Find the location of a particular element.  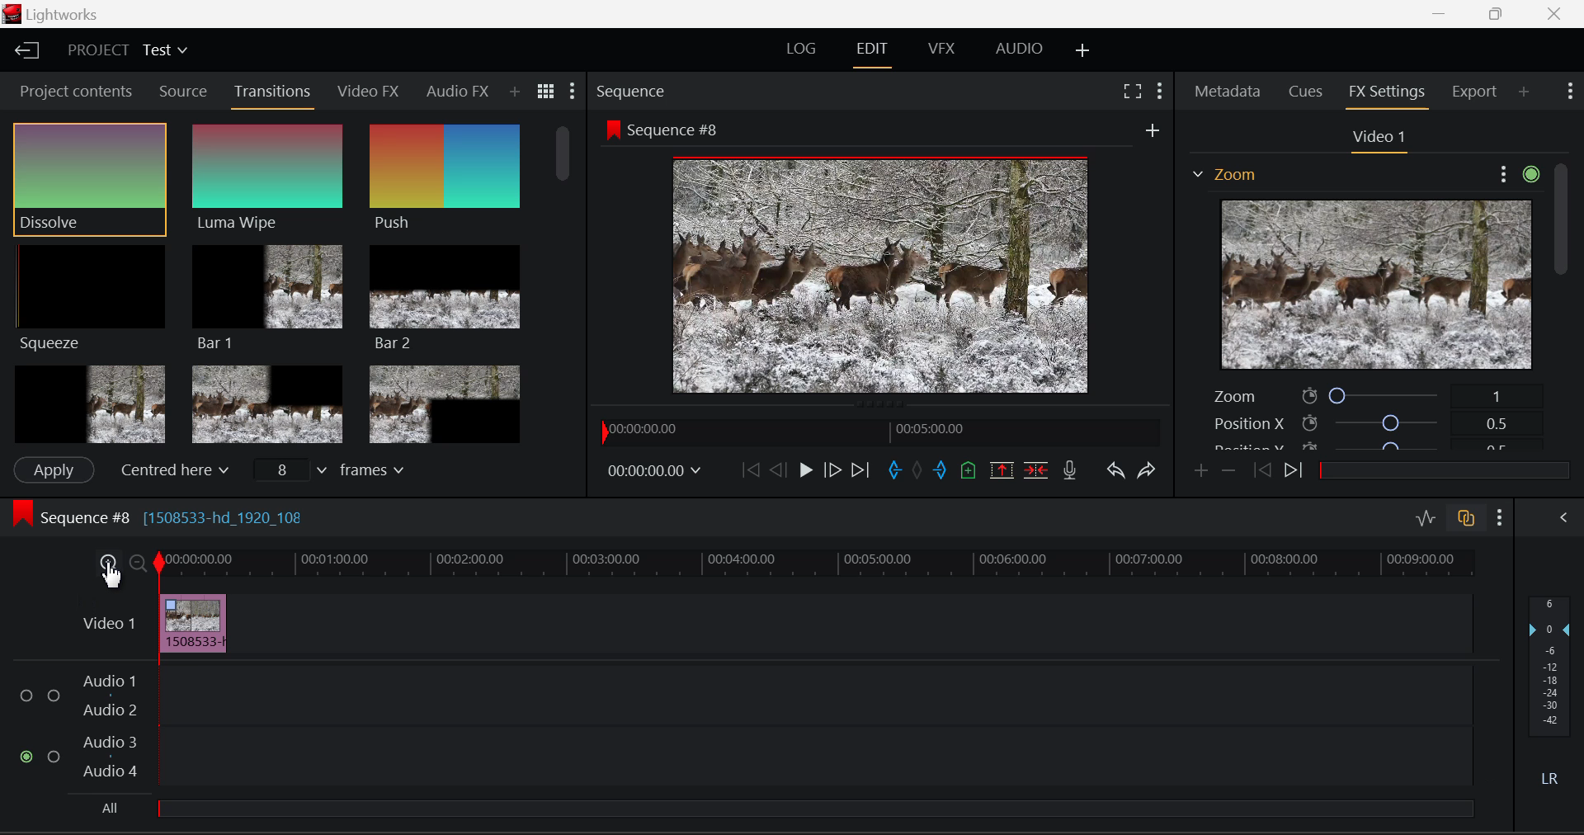

Remove keyframe is located at coordinates (1231, 468).